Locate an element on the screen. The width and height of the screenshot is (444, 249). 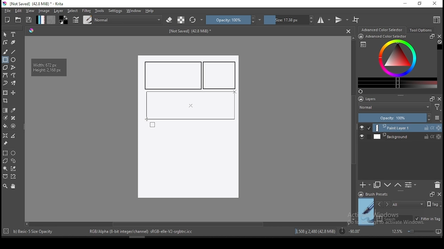
magnetic curve selection tool is located at coordinates (12, 176).